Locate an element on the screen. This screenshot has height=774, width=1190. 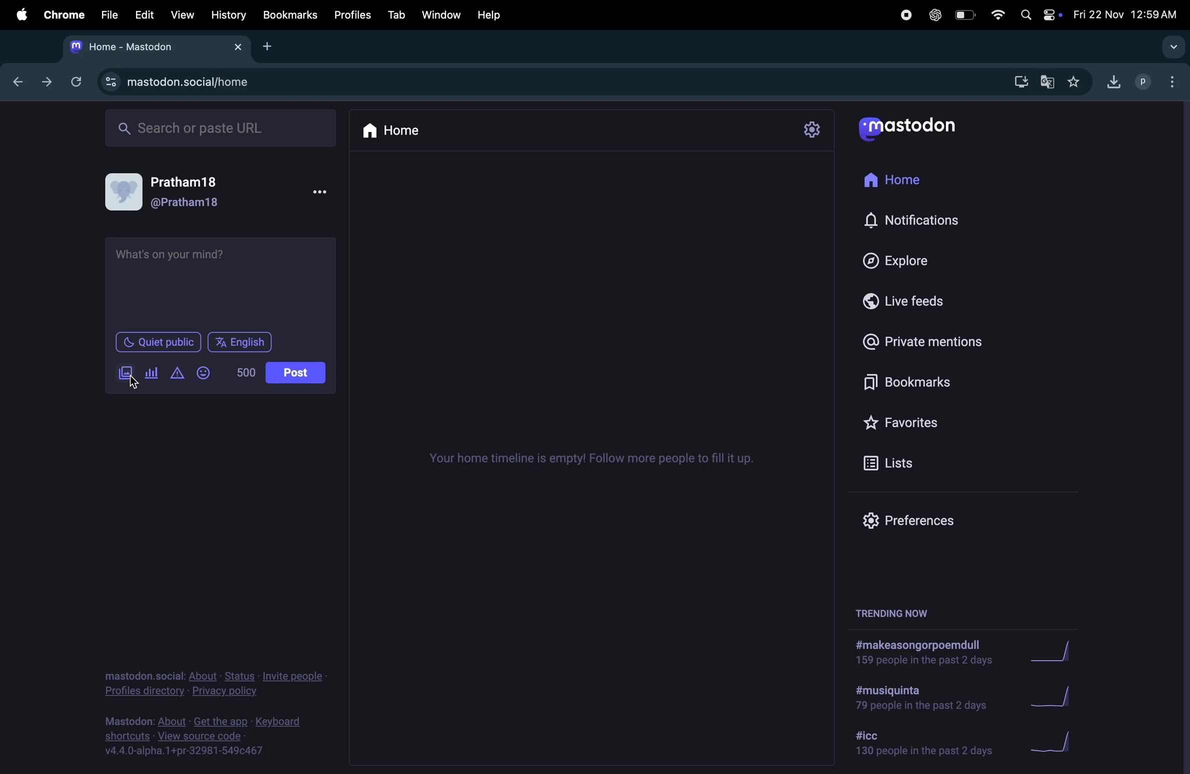
apple widgets is located at coordinates (1052, 14).